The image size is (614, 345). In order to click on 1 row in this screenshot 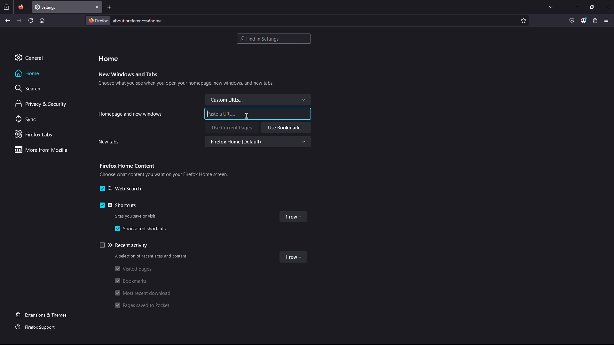, I will do `click(294, 218)`.